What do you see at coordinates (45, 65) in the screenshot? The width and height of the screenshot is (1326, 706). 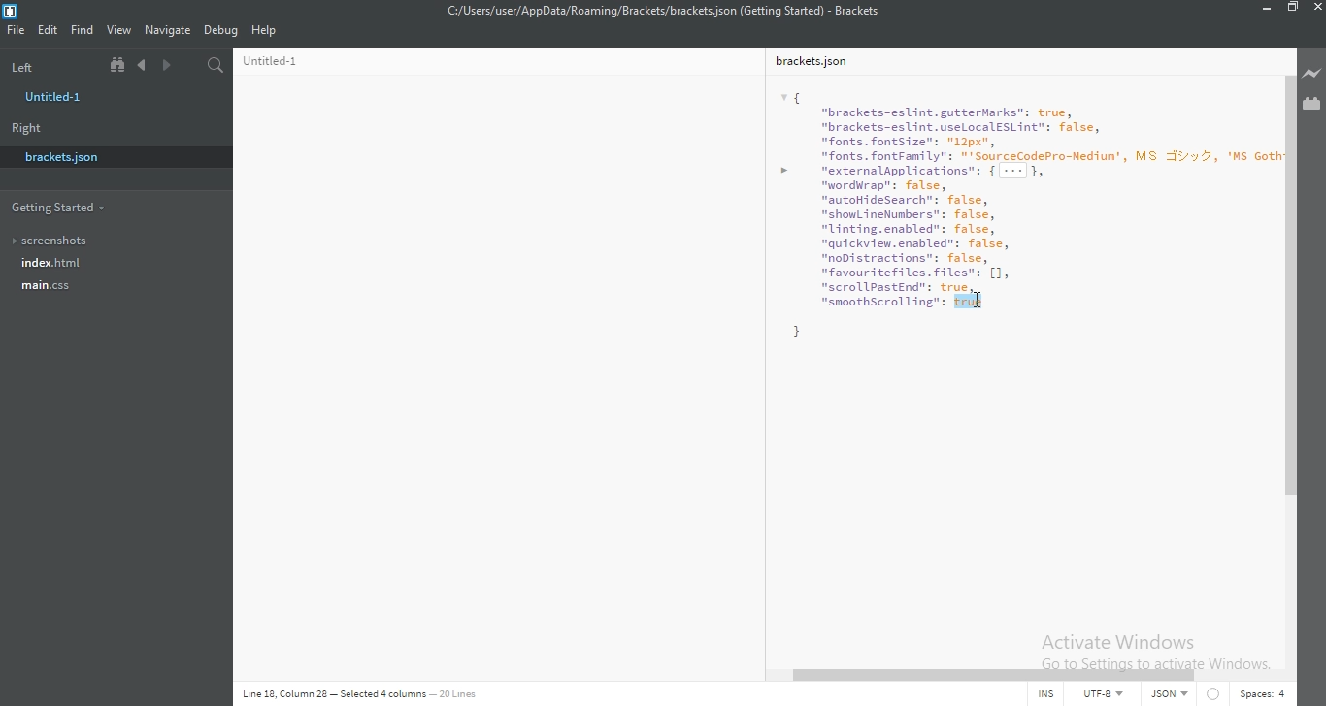 I see `Left` at bounding box center [45, 65].